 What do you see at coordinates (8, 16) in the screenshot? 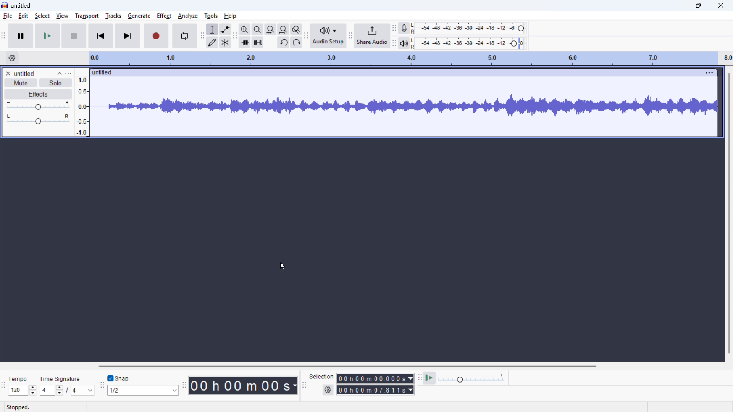
I see `file` at bounding box center [8, 16].